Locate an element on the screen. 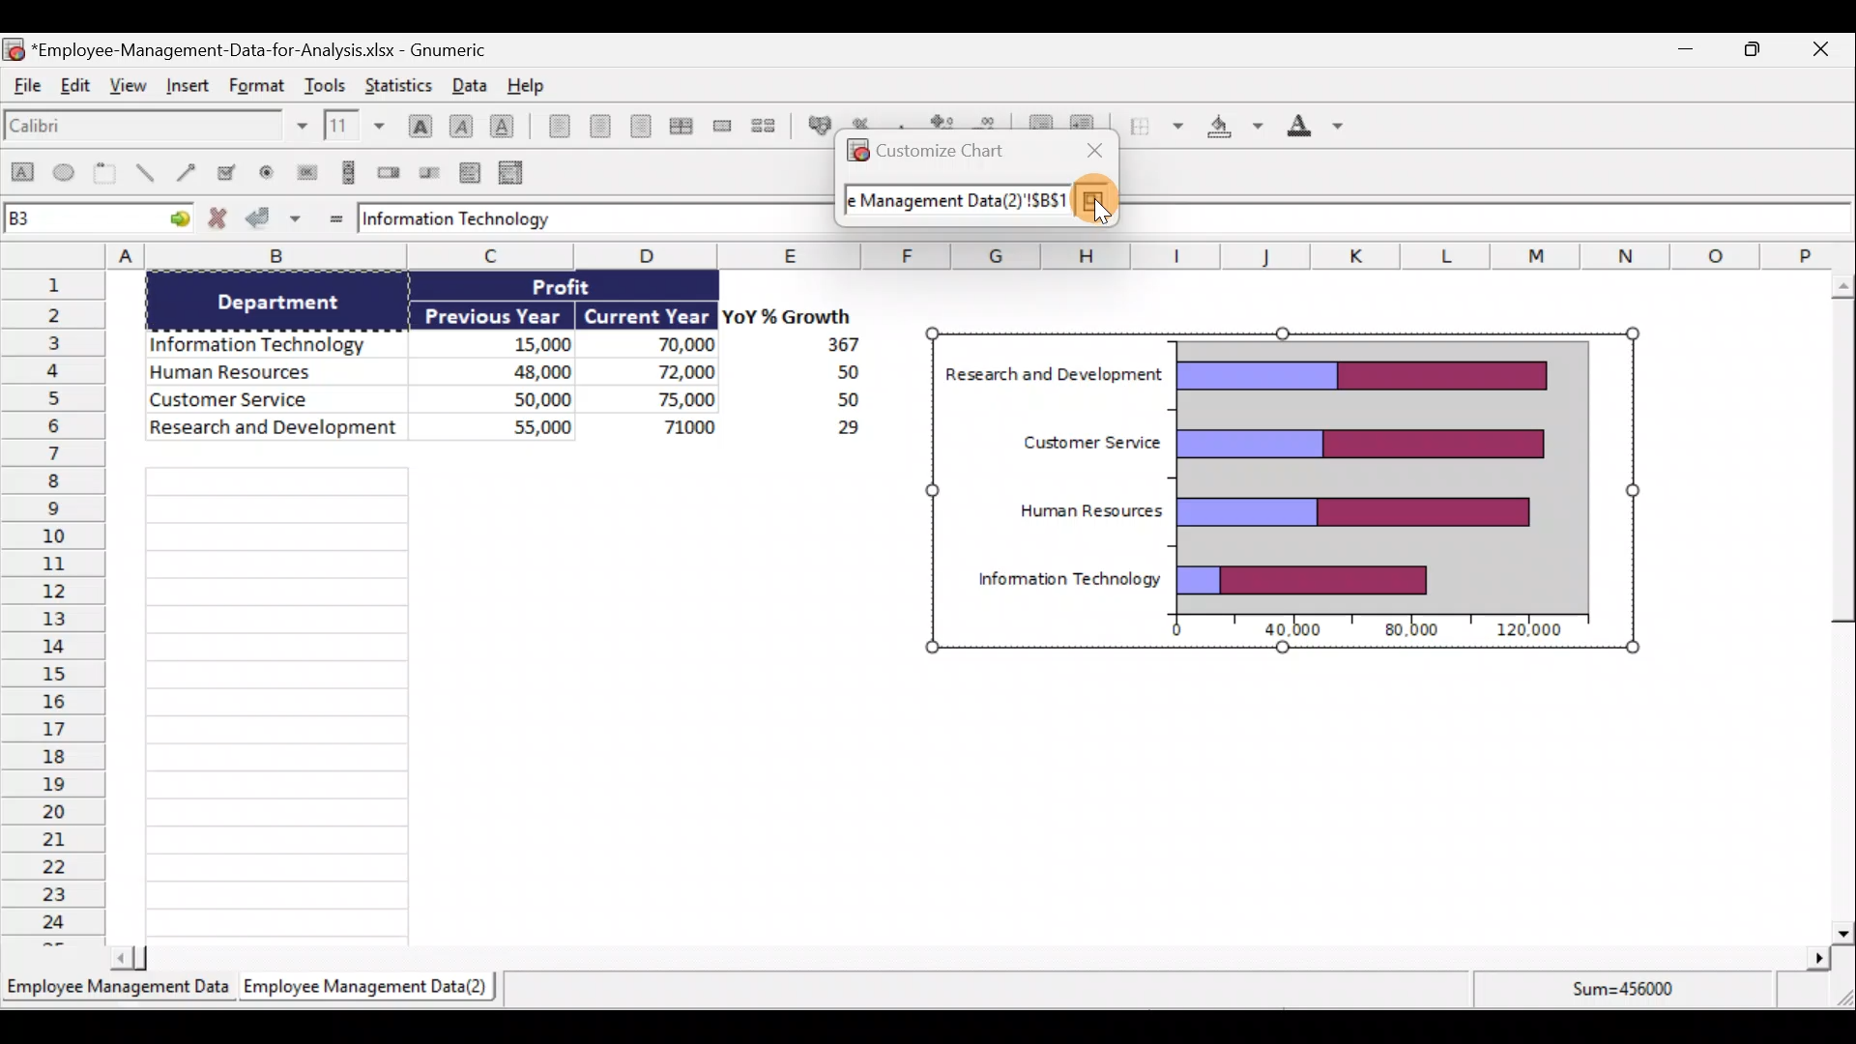  Create an ellipse object is located at coordinates (62, 171).